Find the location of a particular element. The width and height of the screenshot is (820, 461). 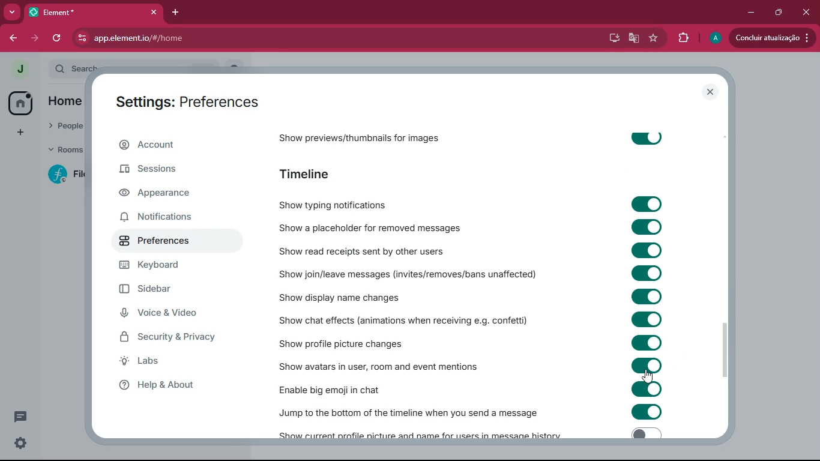

cursor on toggle on is located at coordinates (648, 376).